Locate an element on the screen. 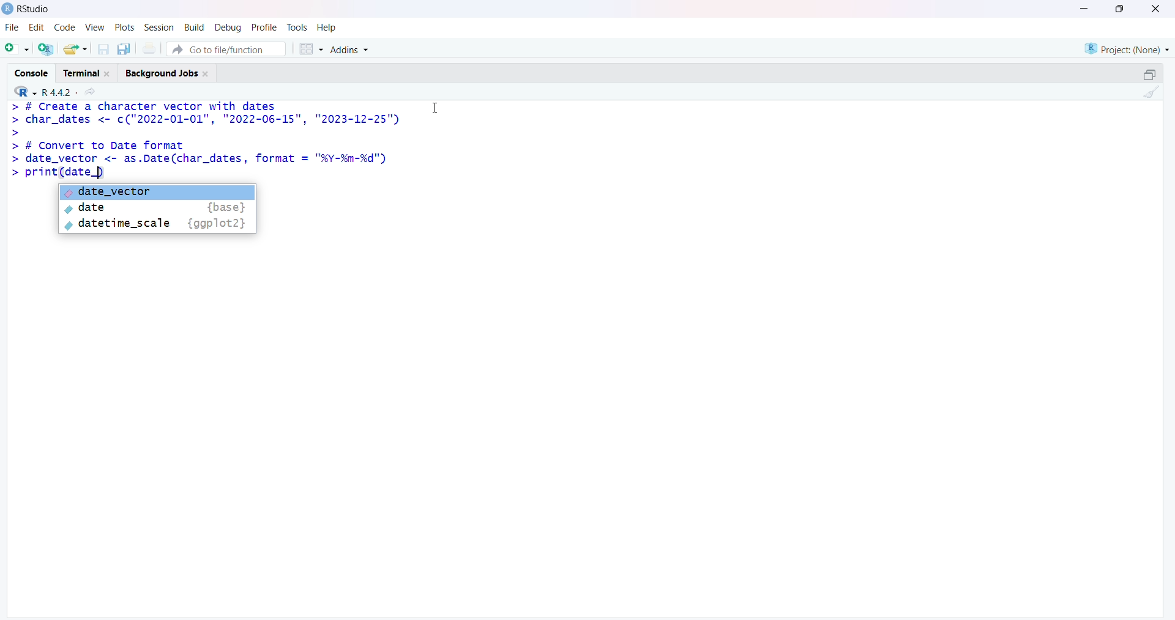  Print the current file is located at coordinates (154, 48).